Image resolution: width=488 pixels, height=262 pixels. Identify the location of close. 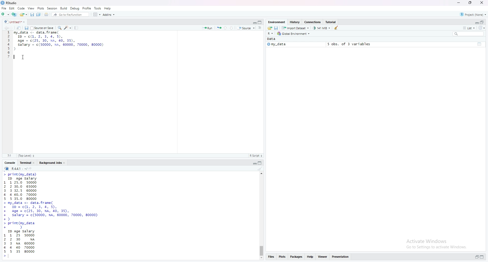
(483, 3).